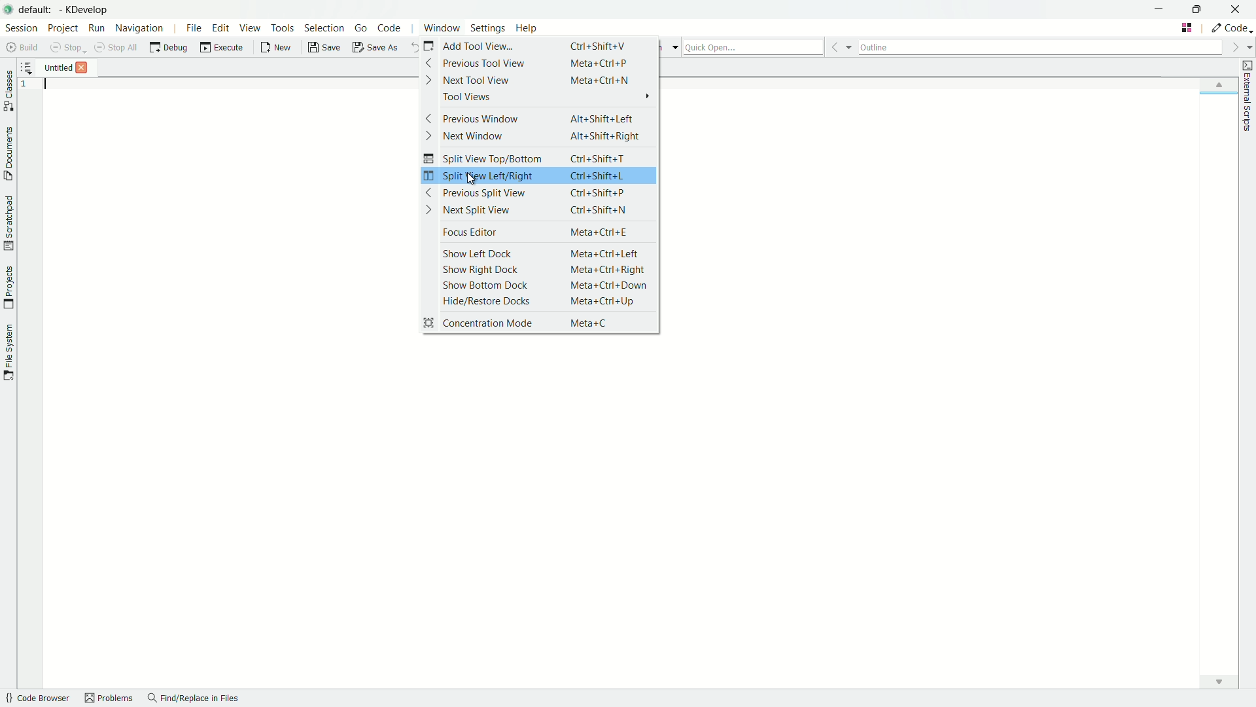 The height and width of the screenshot is (707, 1256). Describe the element at coordinates (9, 223) in the screenshot. I see `toggle scratchpad` at that location.